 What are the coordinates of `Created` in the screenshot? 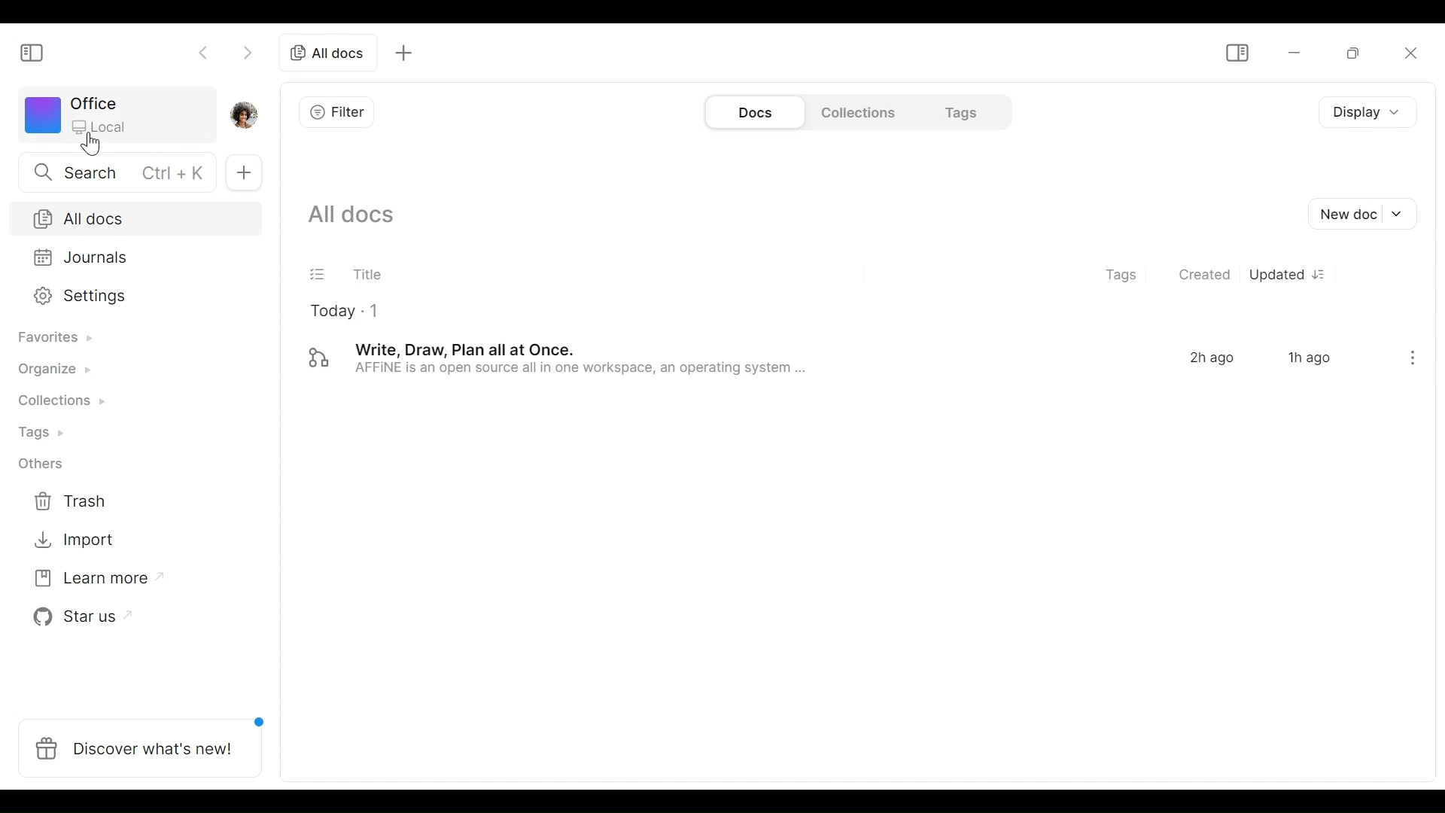 It's located at (1206, 276).